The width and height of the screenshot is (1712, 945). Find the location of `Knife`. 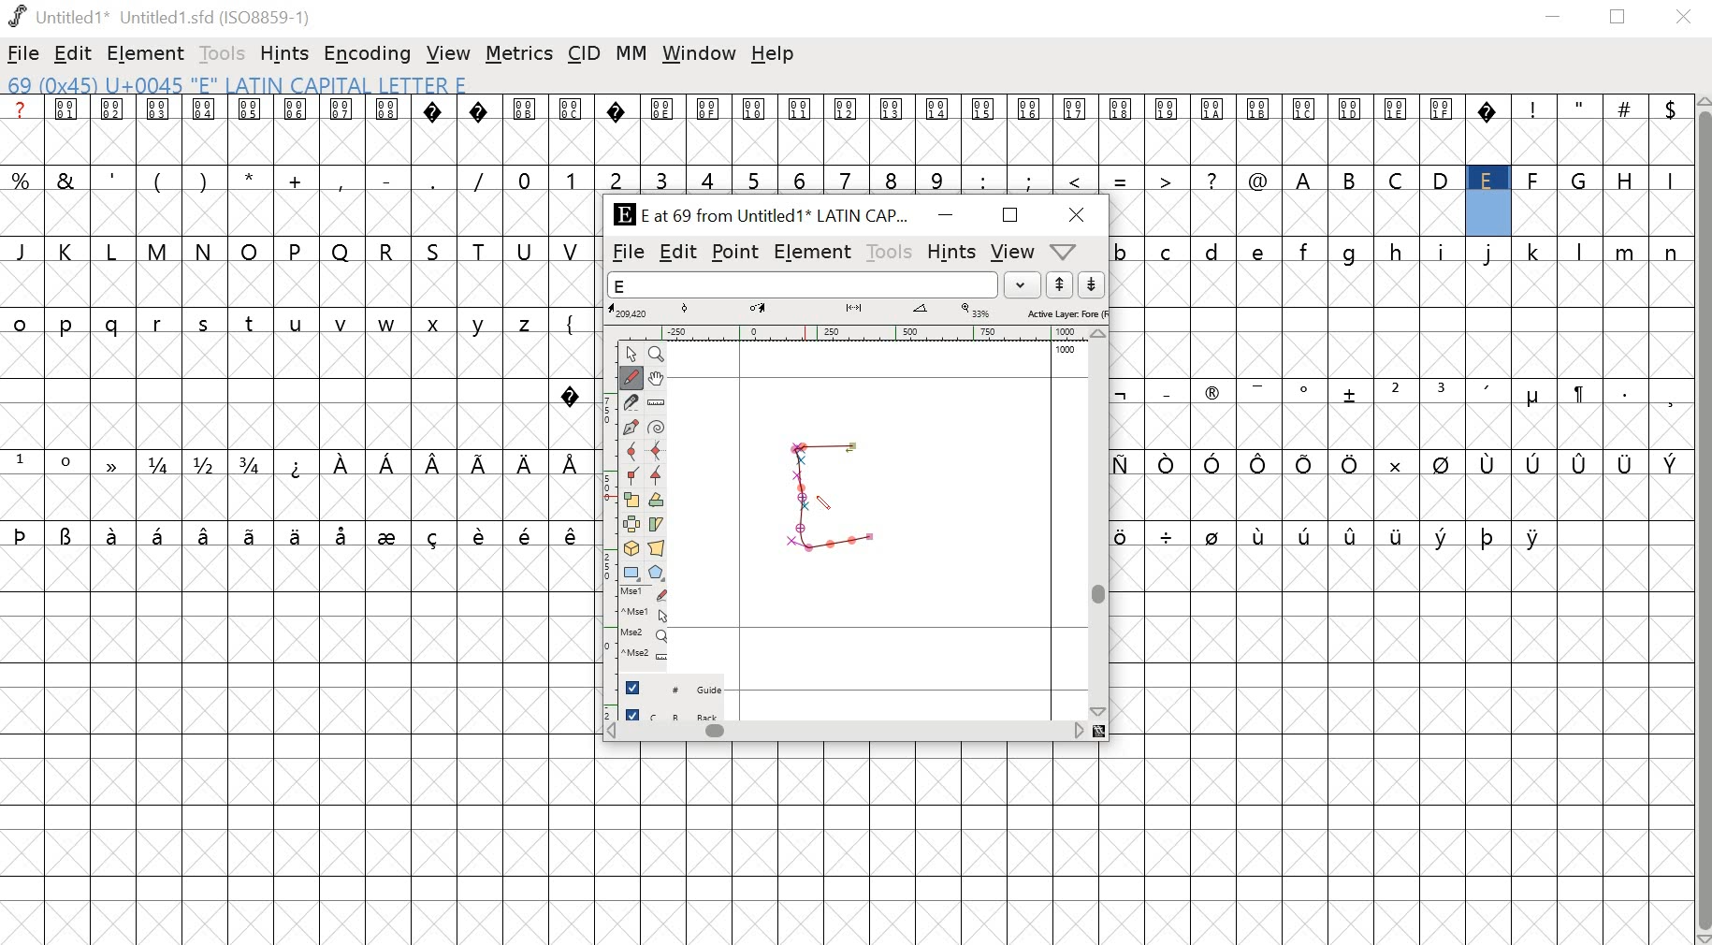

Knife is located at coordinates (632, 402).